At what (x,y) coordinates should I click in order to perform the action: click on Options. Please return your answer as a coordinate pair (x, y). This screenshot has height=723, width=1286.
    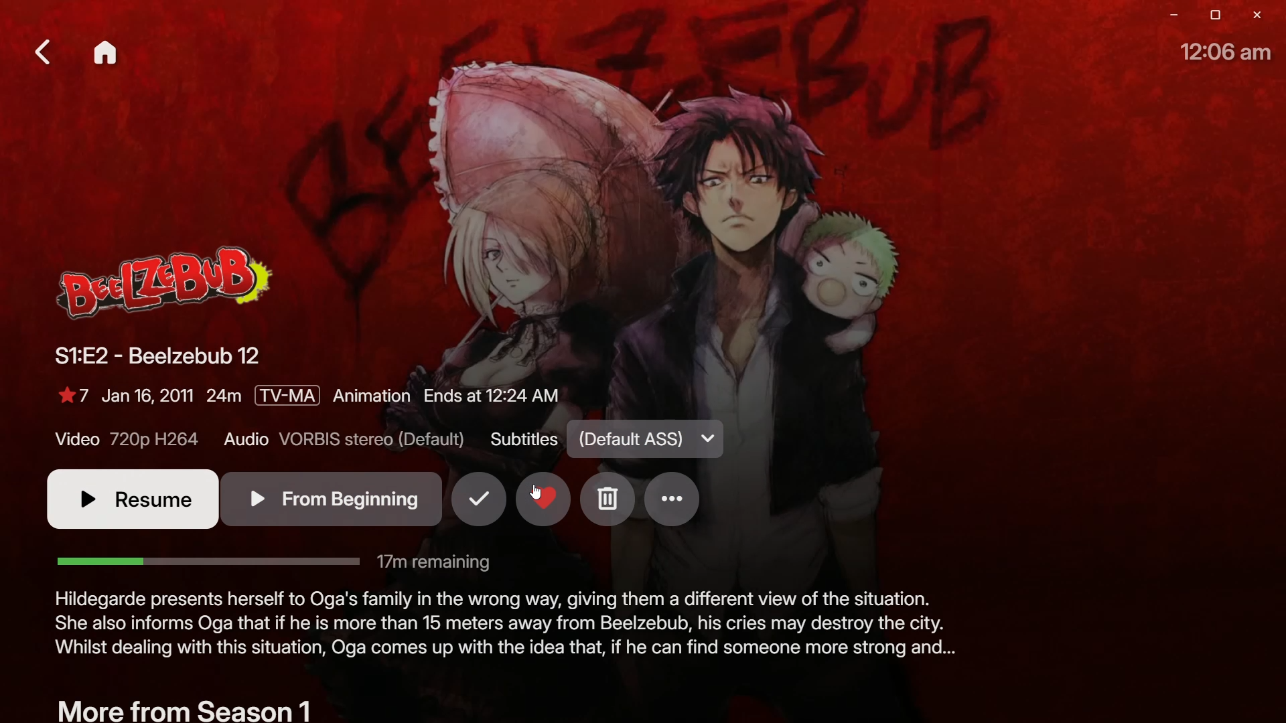
    Looking at the image, I should click on (679, 500).